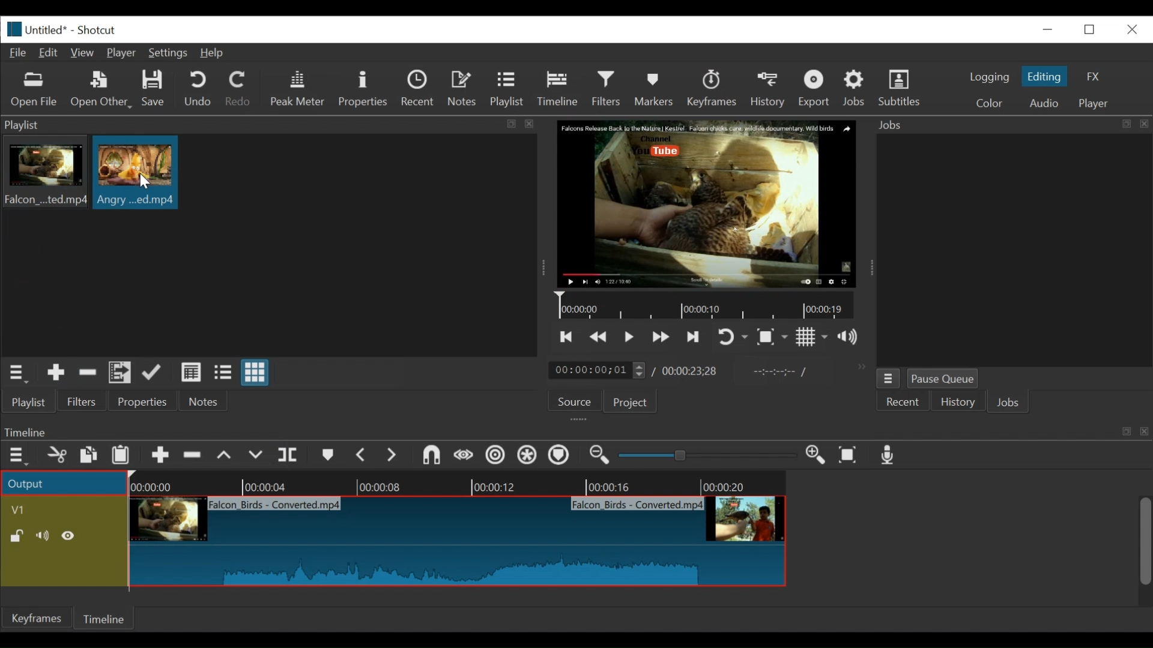 This screenshot has height=648, width=1153. What do you see at coordinates (705, 203) in the screenshot?
I see `media viewer` at bounding box center [705, 203].